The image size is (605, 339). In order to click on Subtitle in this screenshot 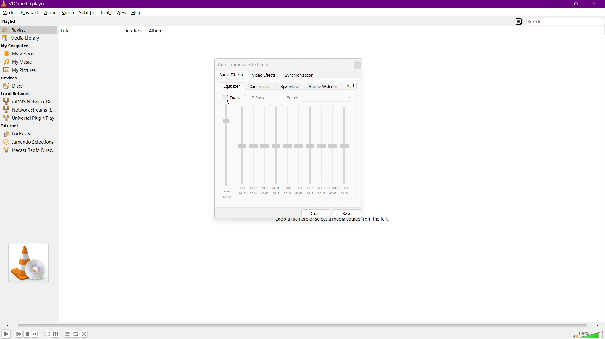, I will do `click(89, 13)`.